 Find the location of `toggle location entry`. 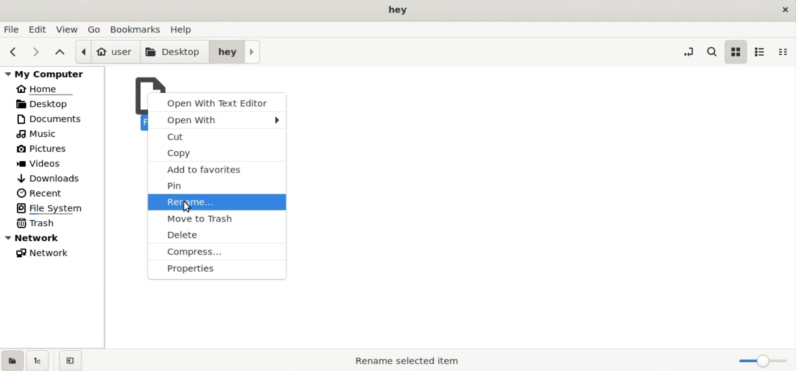

toggle location entry is located at coordinates (688, 51).